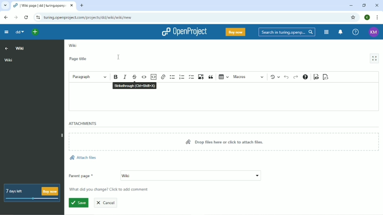  I want to click on Minimize, so click(351, 5).